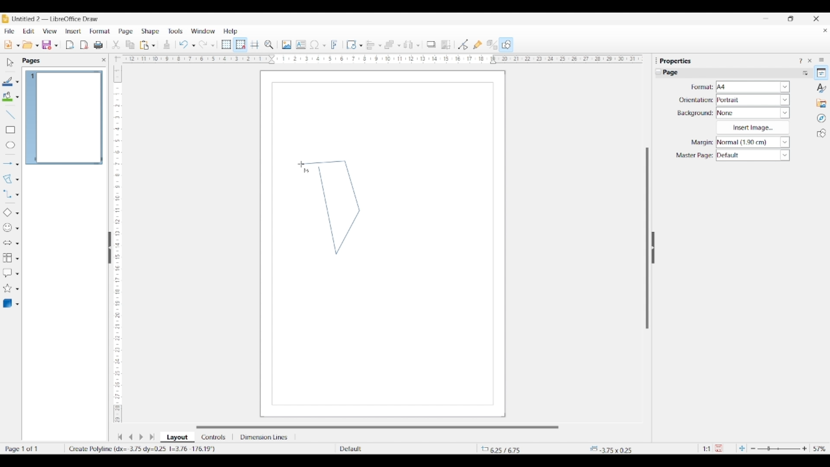  What do you see at coordinates (8, 45) in the screenshot?
I see `Selected new document` at bounding box center [8, 45].